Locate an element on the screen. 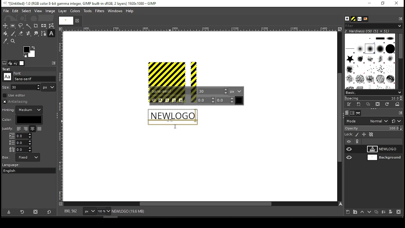 This screenshot has height=228, width=405. select brush preset is located at coordinates (374, 92).